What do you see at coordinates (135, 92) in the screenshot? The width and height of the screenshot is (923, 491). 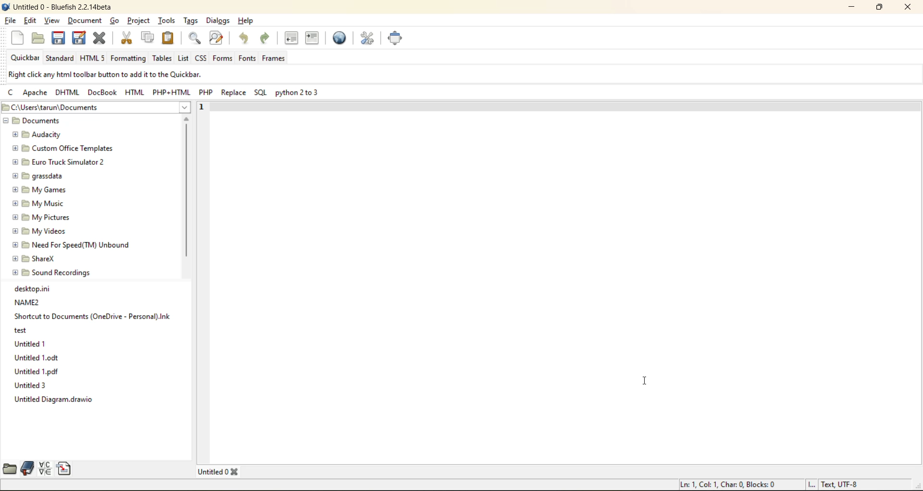 I see `html` at bounding box center [135, 92].